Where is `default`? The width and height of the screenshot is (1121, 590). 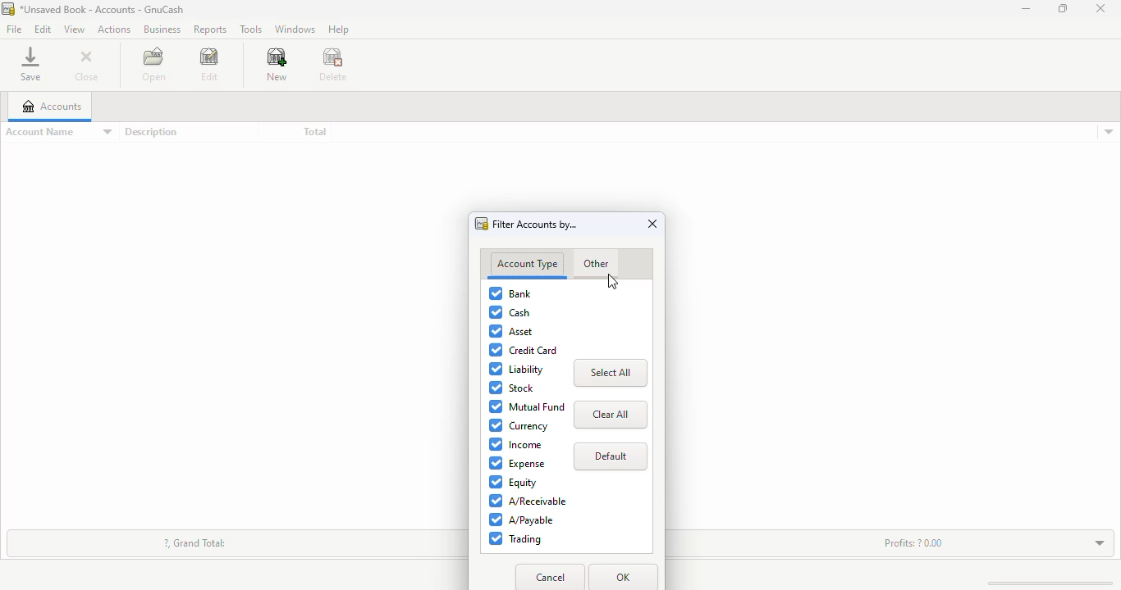 default is located at coordinates (611, 456).